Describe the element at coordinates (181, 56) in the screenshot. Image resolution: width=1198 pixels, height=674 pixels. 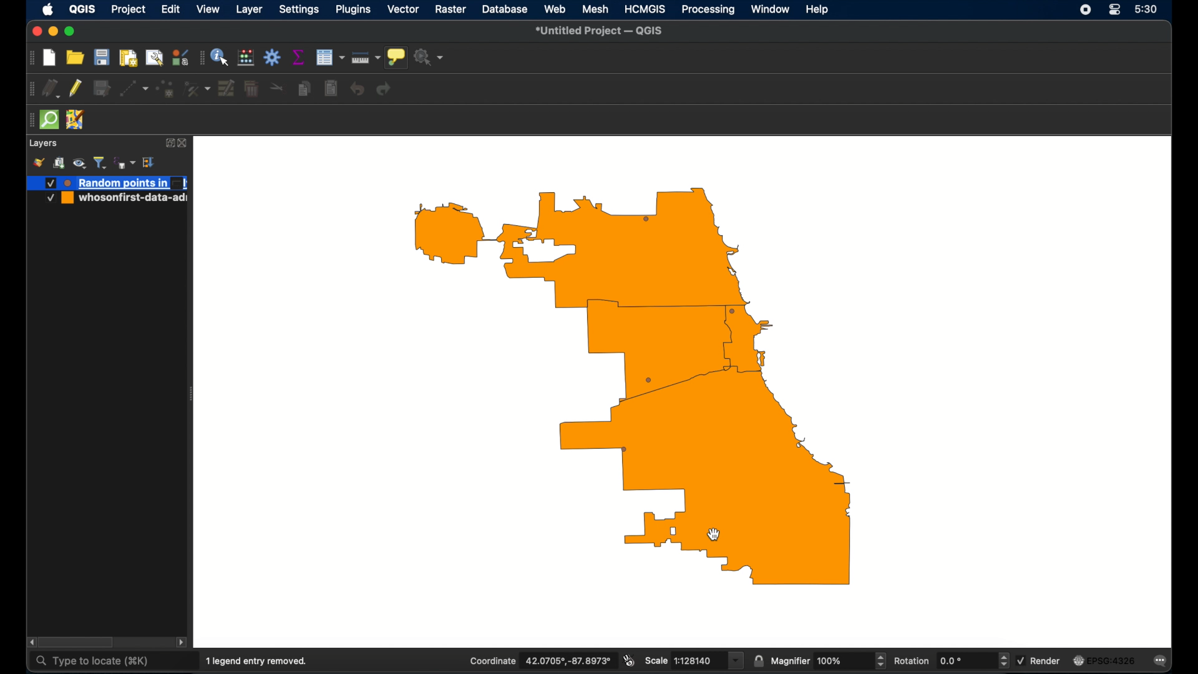
I see `style manager` at that location.